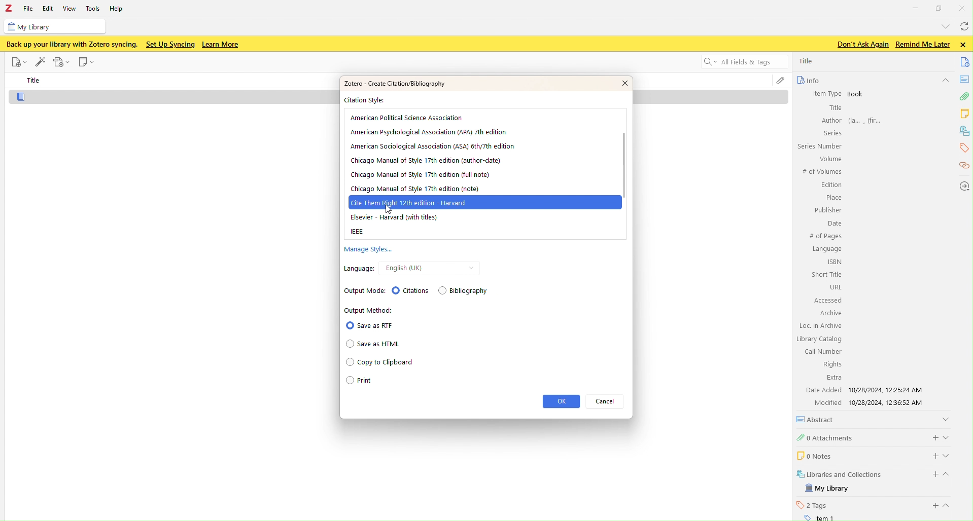  Describe the element at coordinates (813, 455) in the screenshot. I see `0 Notes` at that location.